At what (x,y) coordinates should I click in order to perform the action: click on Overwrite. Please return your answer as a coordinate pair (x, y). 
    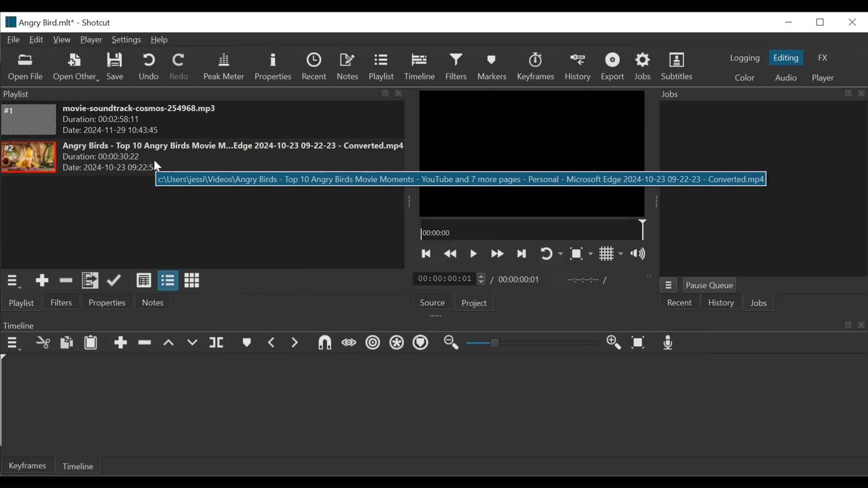
    Looking at the image, I should click on (193, 343).